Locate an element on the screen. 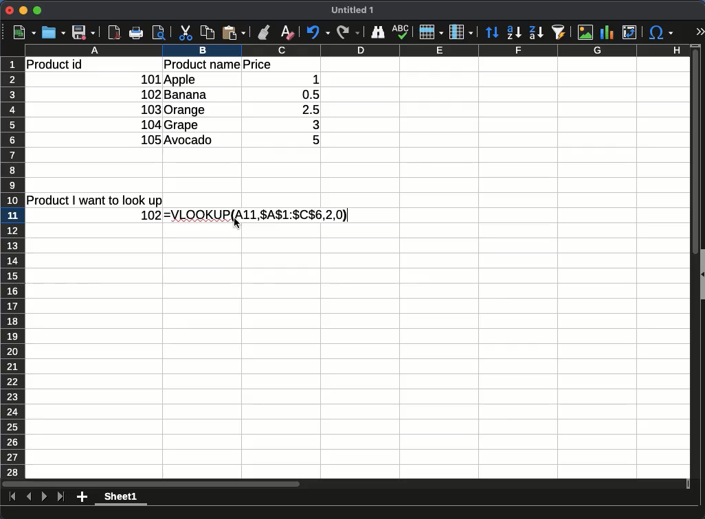 This screenshot has width=705, height=519. print preview is located at coordinates (159, 33).